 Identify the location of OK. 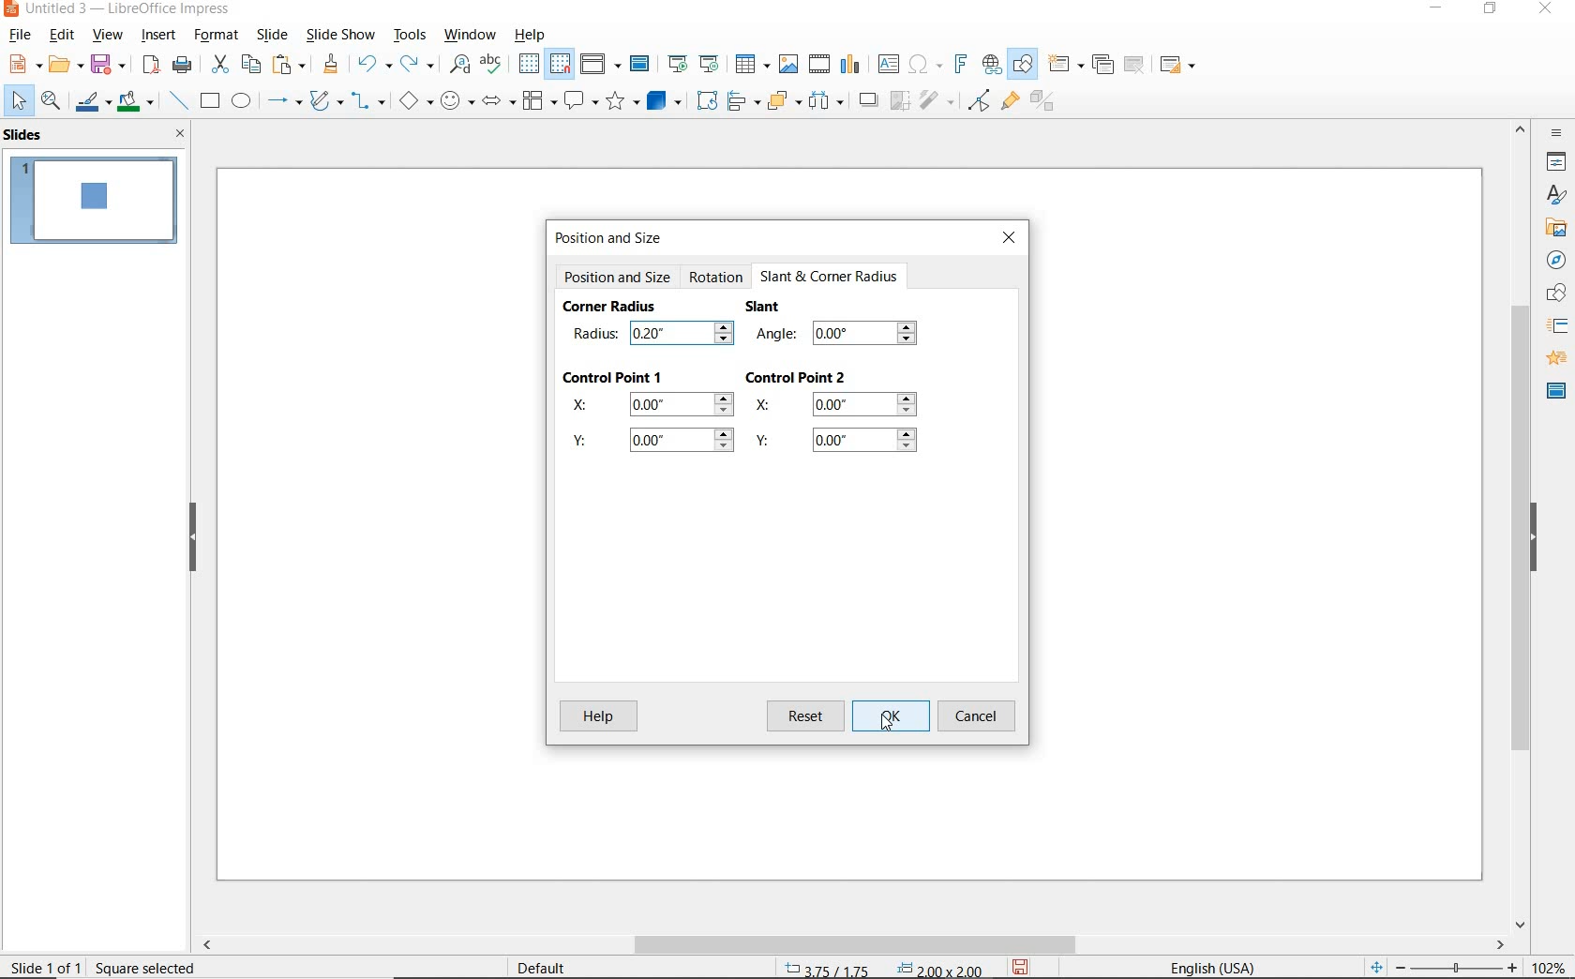
(891, 715).